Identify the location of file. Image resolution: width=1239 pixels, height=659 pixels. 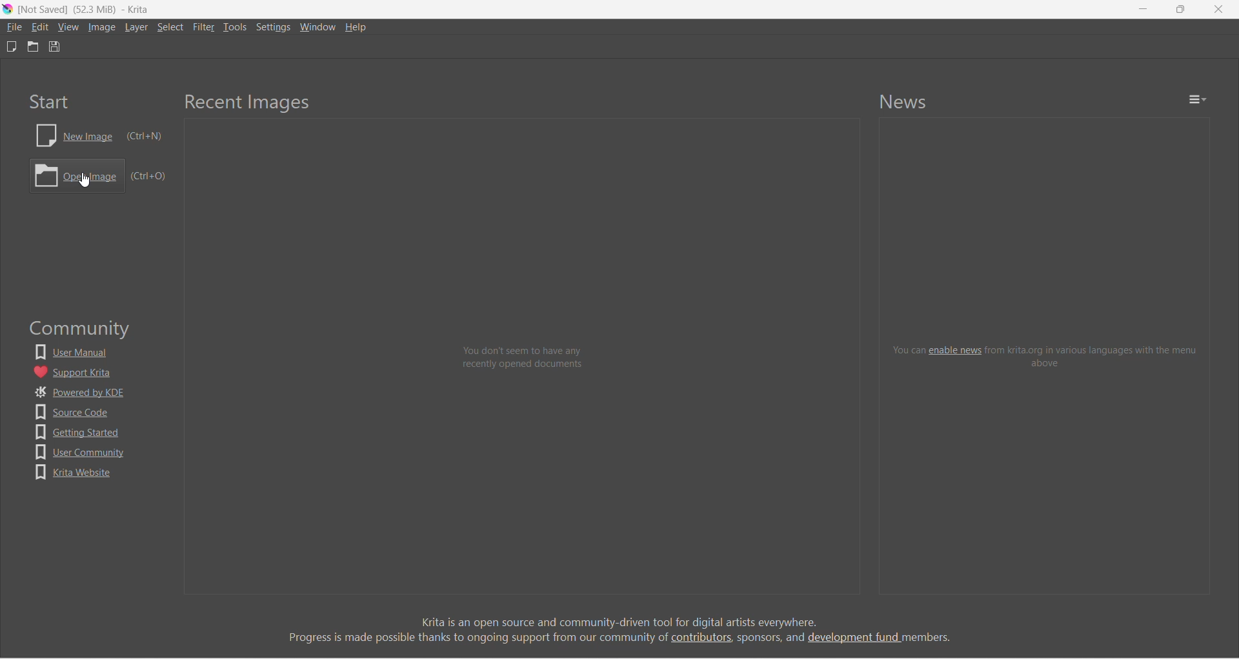
(14, 27).